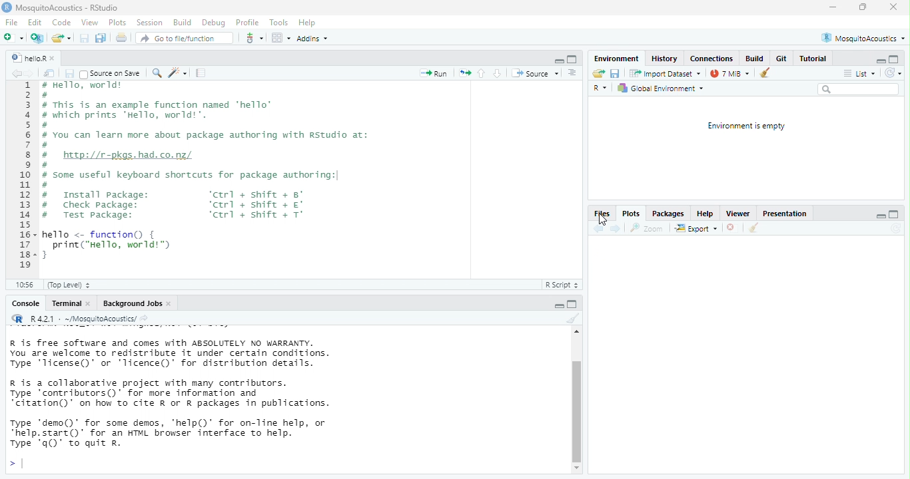  I want to click on new file, so click(15, 37).